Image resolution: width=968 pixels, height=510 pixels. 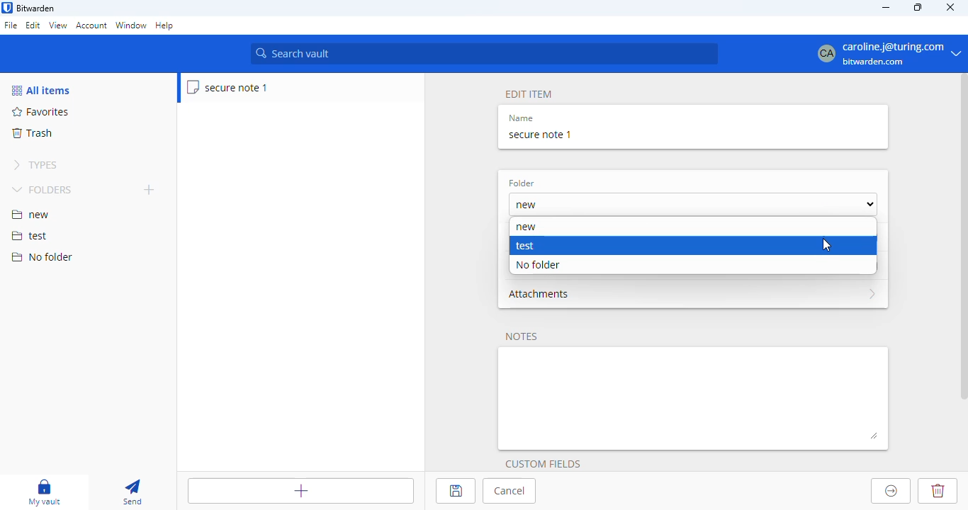 What do you see at coordinates (133, 493) in the screenshot?
I see `send` at bounding box center [133, 493].